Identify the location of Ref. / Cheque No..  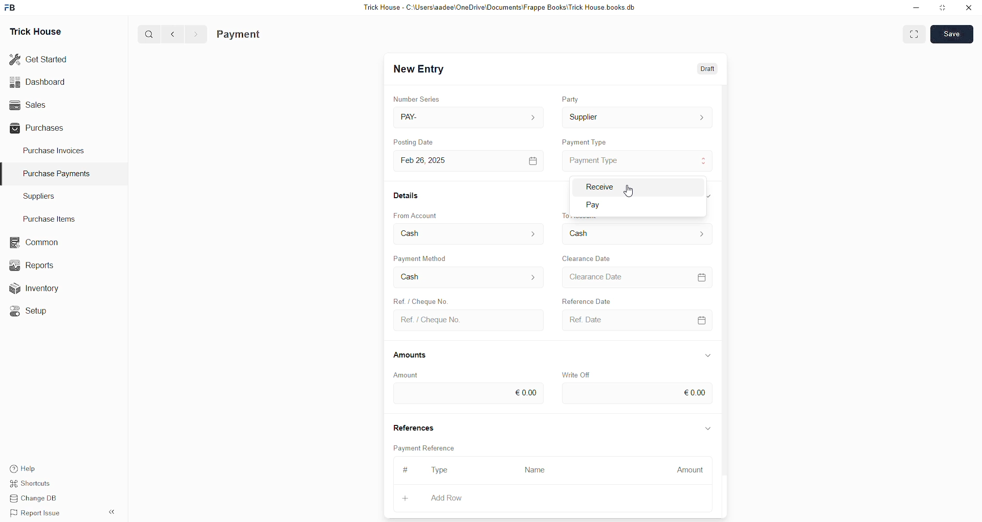
(467, 319).